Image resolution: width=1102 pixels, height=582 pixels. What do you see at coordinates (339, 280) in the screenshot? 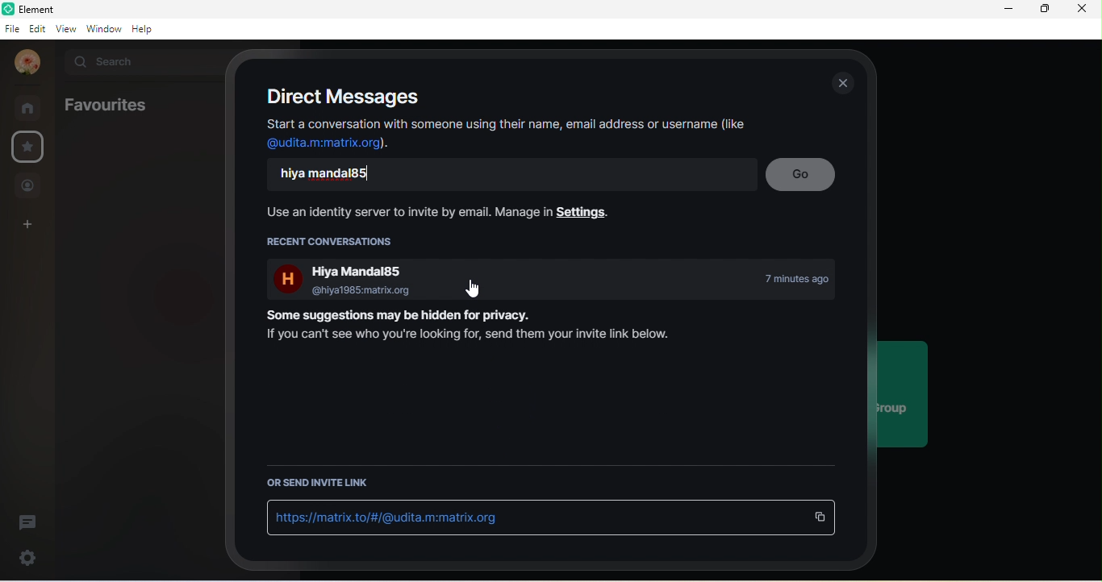
I see `hiya mandal85 @hiya1985:matrix.org` at bounding box center [339, 280].